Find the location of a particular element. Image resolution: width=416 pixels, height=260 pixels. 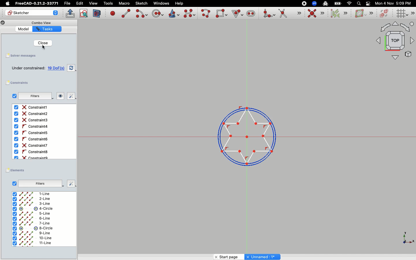

Constraint1 is located at coordinates (32, 107).